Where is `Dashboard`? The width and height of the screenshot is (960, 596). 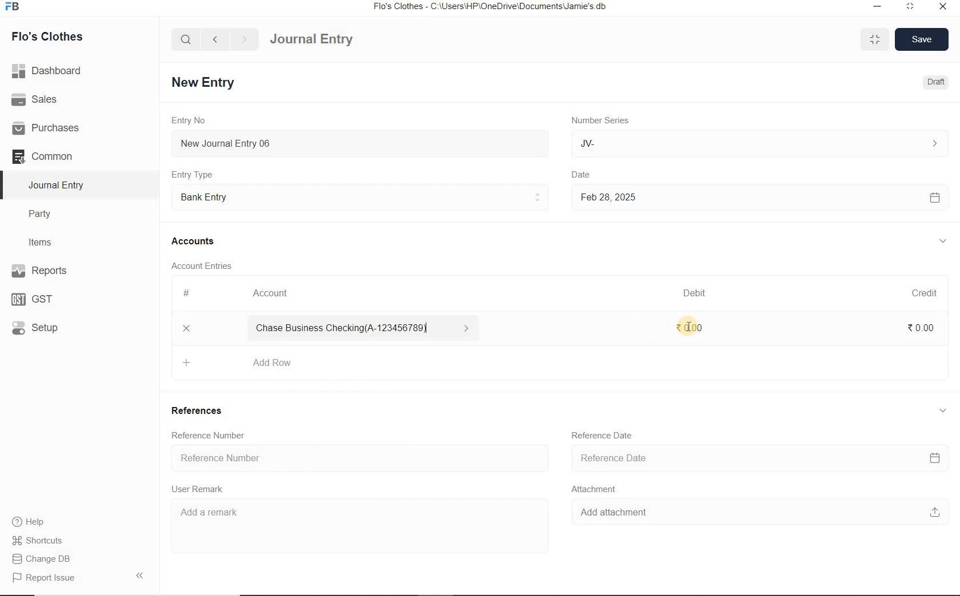 Dashboard is located at coordinates (51, 70).